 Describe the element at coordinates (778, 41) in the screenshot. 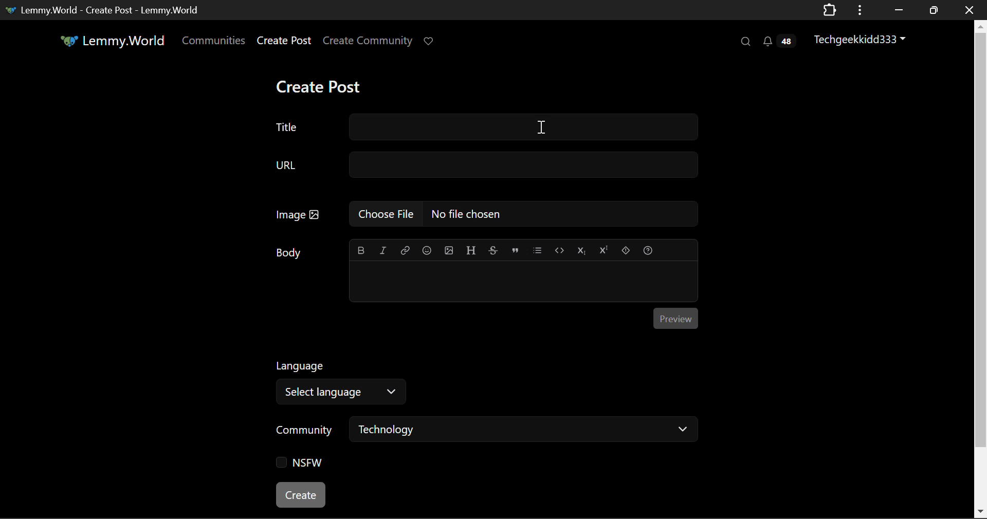

I see `Notifications` at that location.